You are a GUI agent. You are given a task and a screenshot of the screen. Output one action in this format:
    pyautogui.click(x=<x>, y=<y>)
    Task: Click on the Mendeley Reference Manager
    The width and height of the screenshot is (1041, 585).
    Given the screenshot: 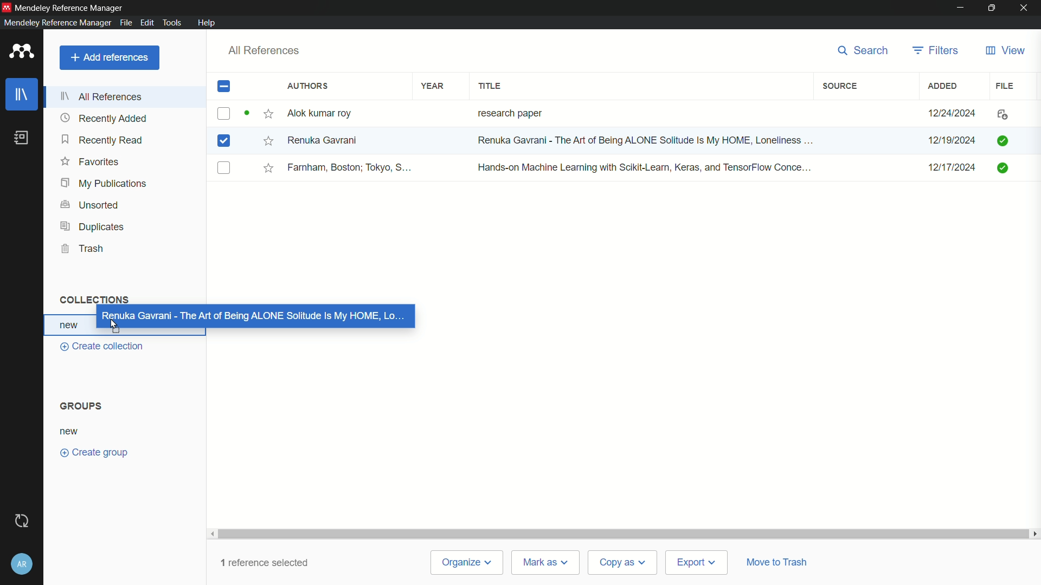 What is the action you would take?
    pyautogui.click(x=78, y=9)
    